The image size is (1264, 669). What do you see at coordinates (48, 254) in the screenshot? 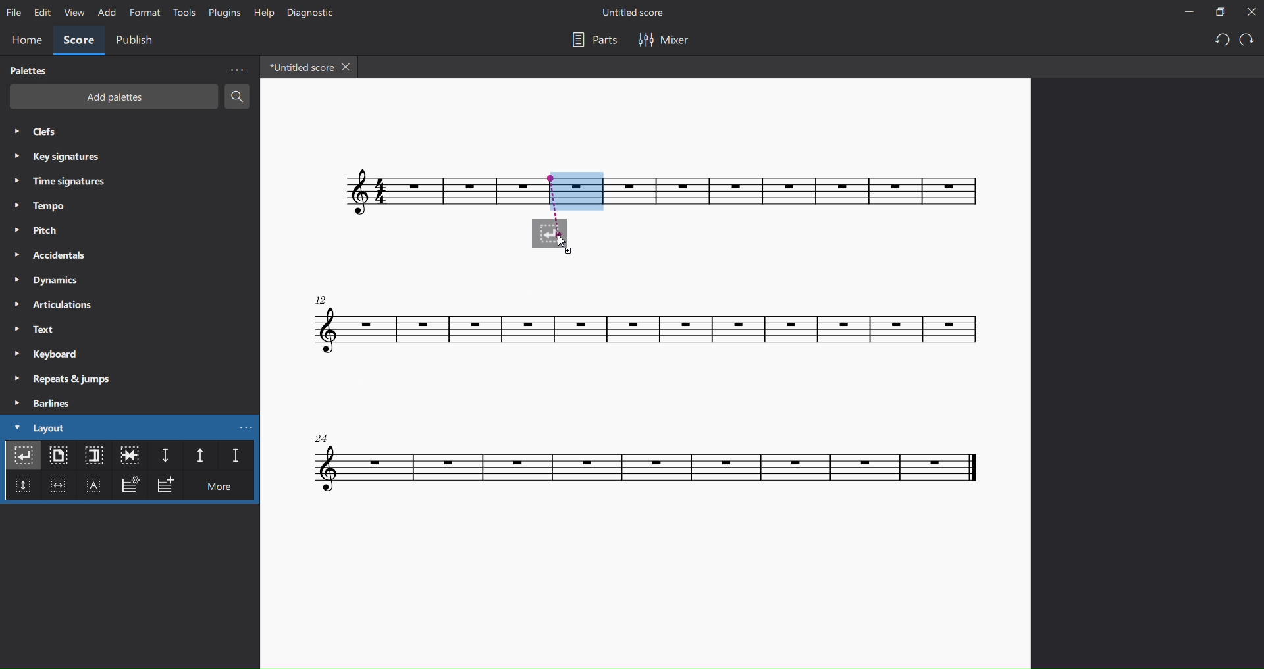
I see `accidentals` at bounding box center [48, 254].